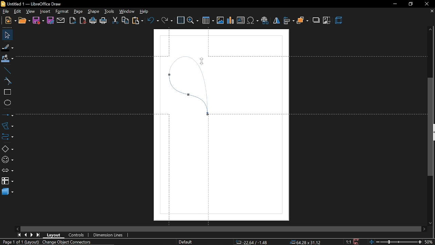 This screenshot has height=245, width=435. I want to click on help, so click(144, 11).